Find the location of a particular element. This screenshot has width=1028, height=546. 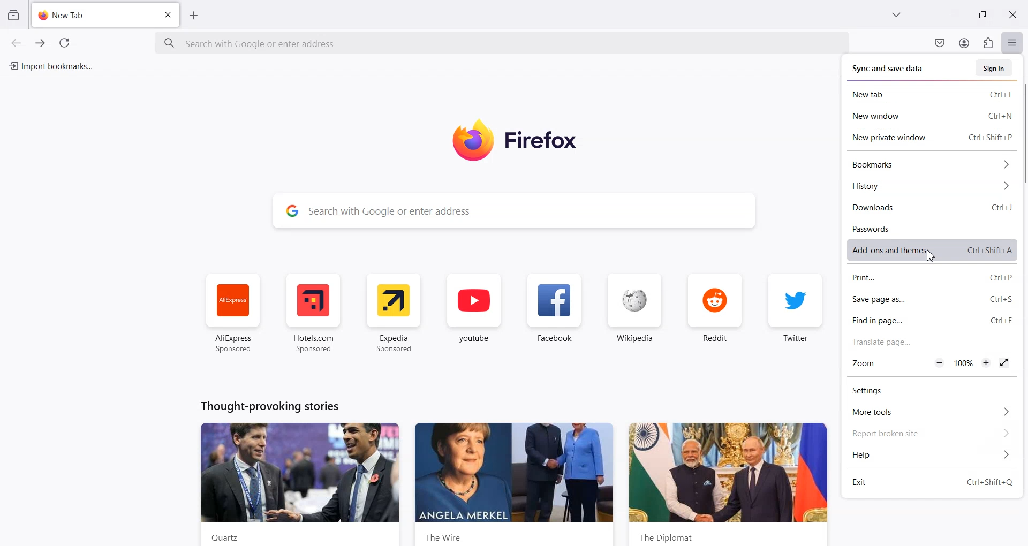

Refresh is located at coordinates (65, 43).